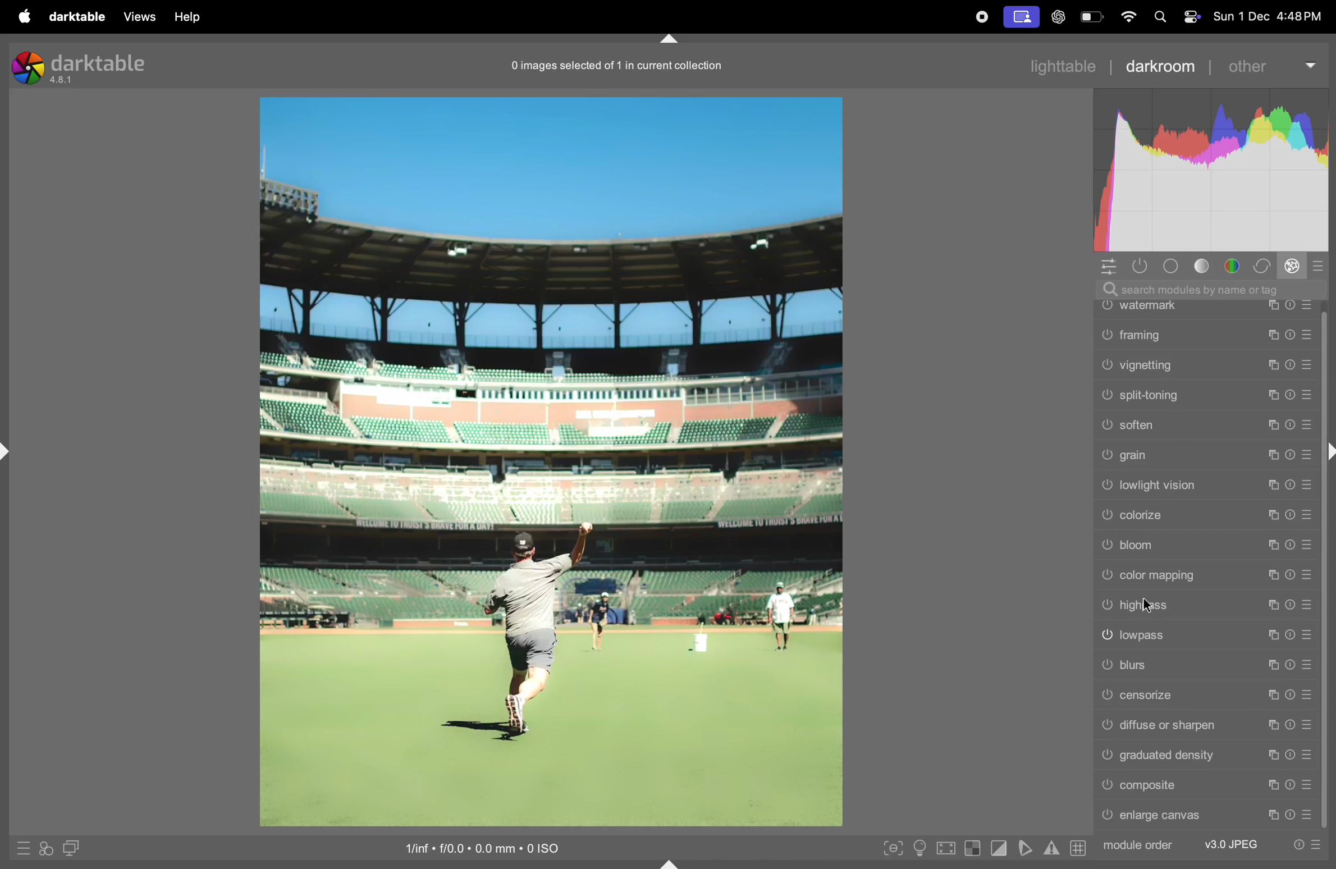 The image size is (1336, 869). Describe the element at coordinates (186, 17) in the screenshot. I see `help` at that location.